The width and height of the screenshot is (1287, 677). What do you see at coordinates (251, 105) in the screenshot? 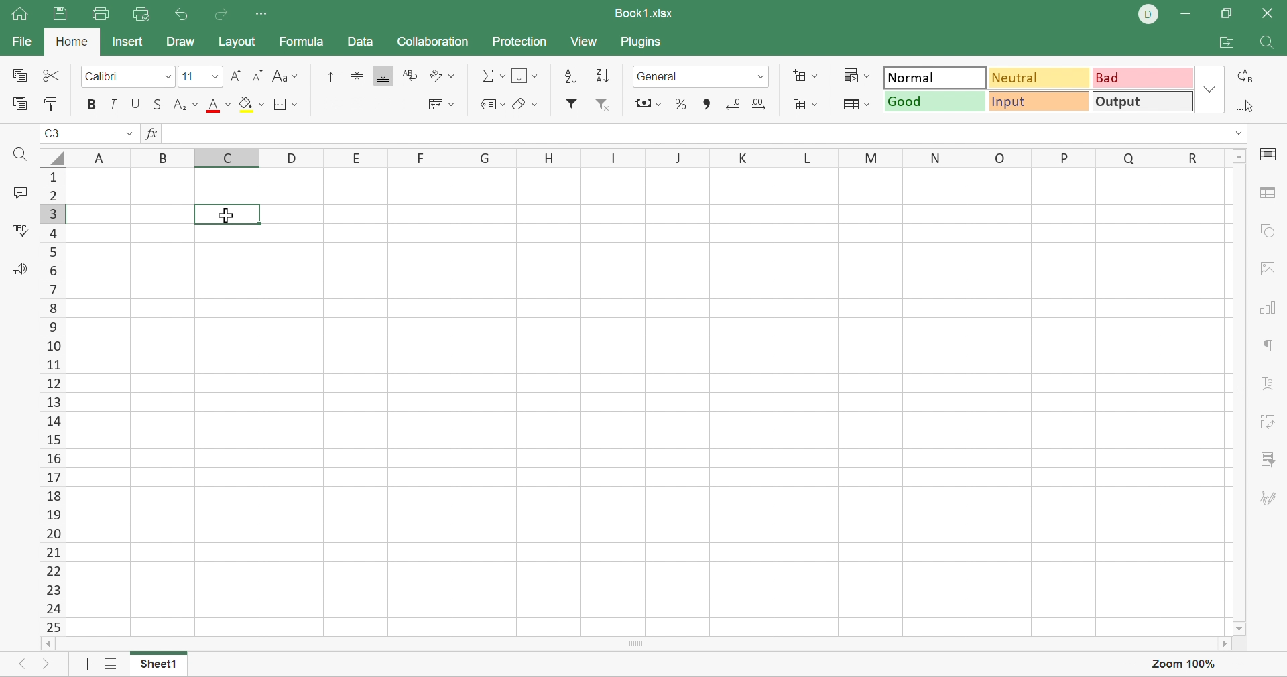
I see `Fill color` at bounding box center [251, 105].